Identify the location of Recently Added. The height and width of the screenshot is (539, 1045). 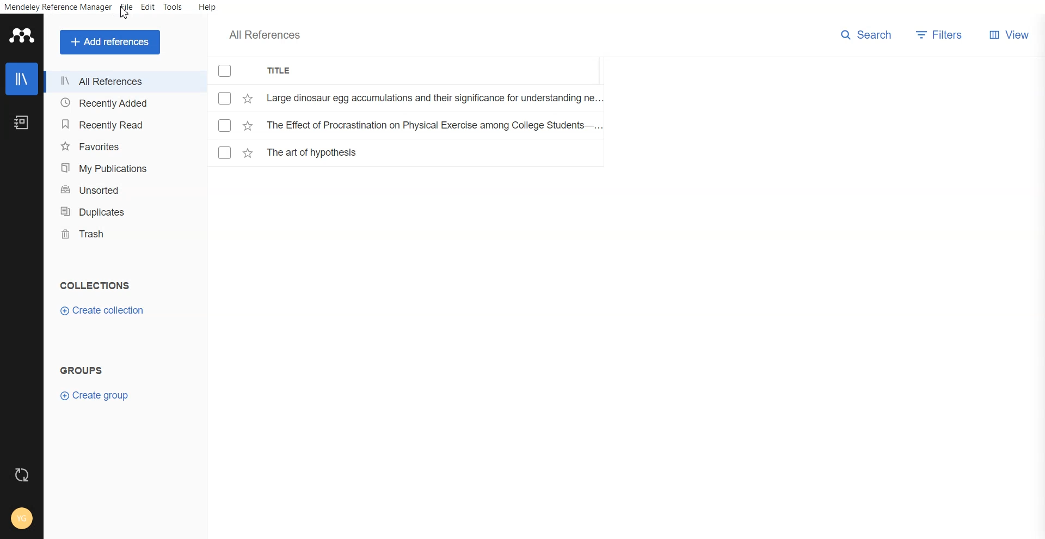
(116, 105).